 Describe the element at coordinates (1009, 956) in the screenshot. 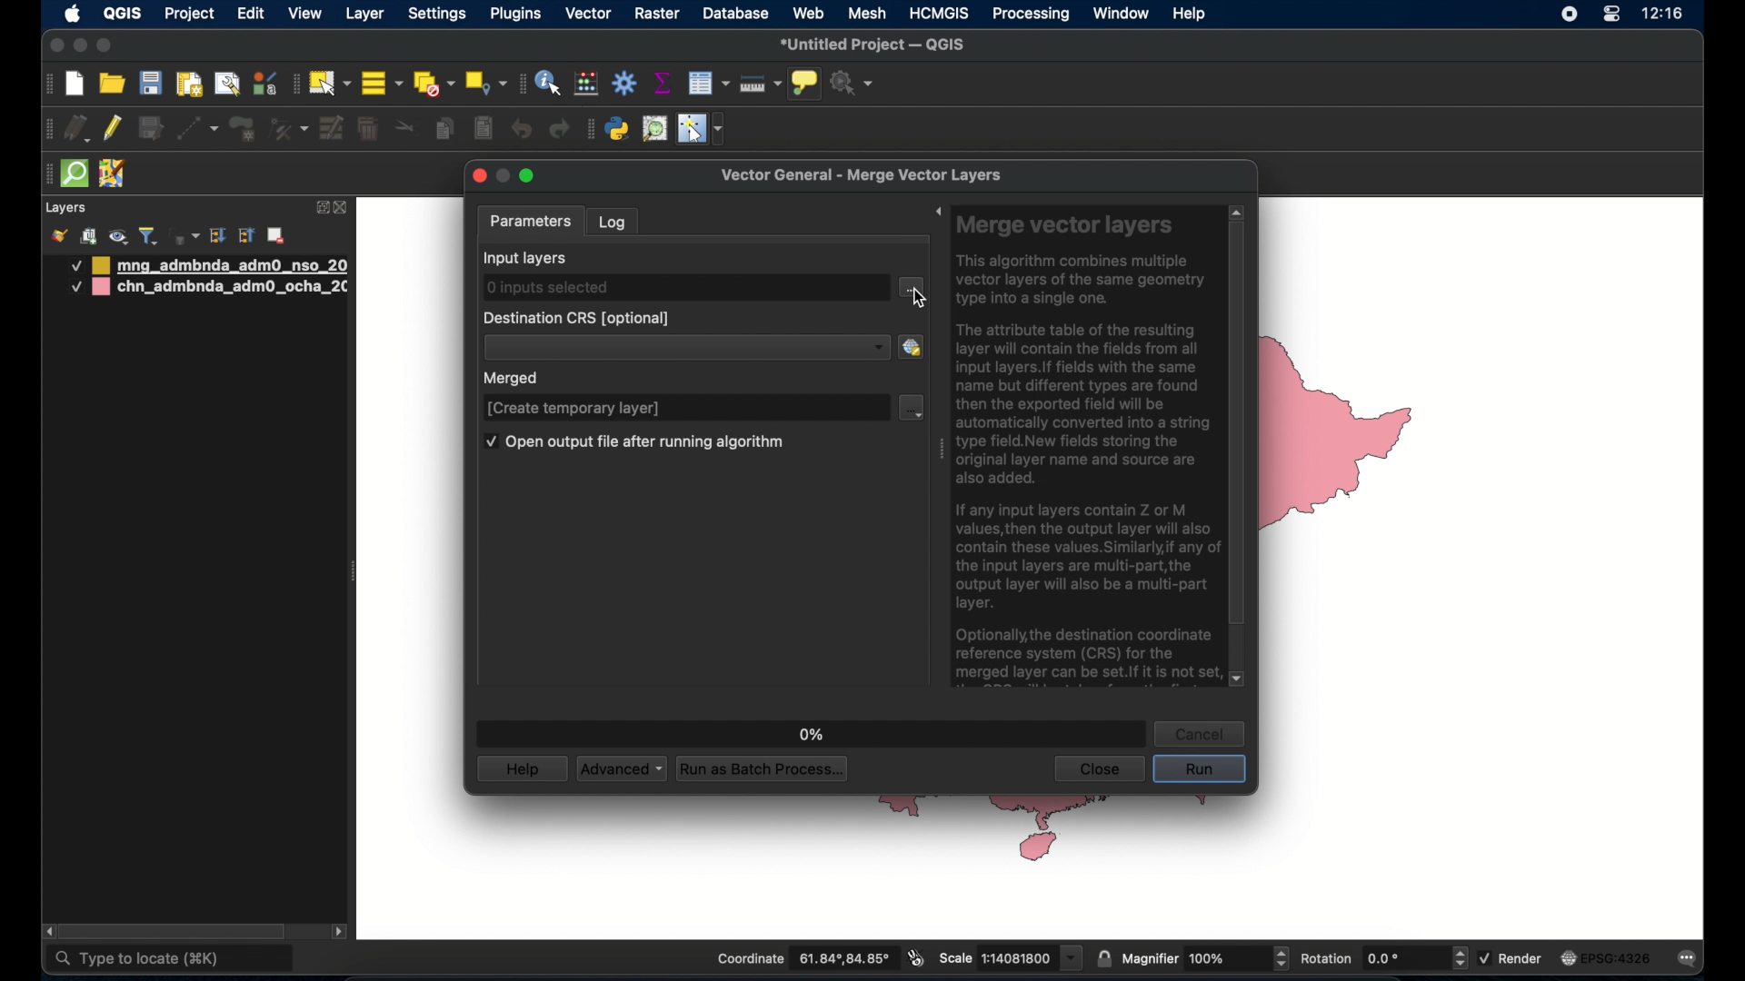

I see `scale` at that location.